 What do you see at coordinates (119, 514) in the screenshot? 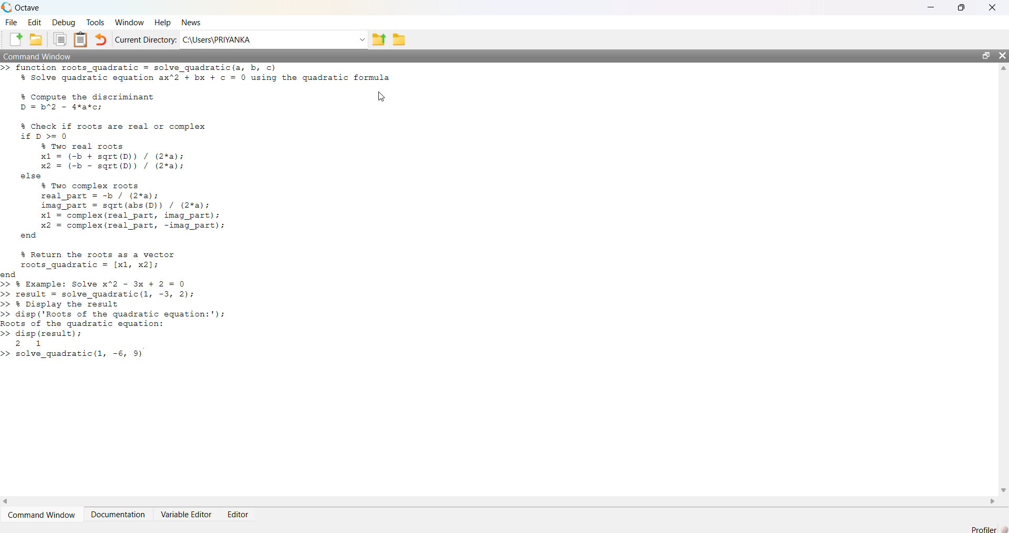
I see `Documentation` at bounding box center [119, 514].